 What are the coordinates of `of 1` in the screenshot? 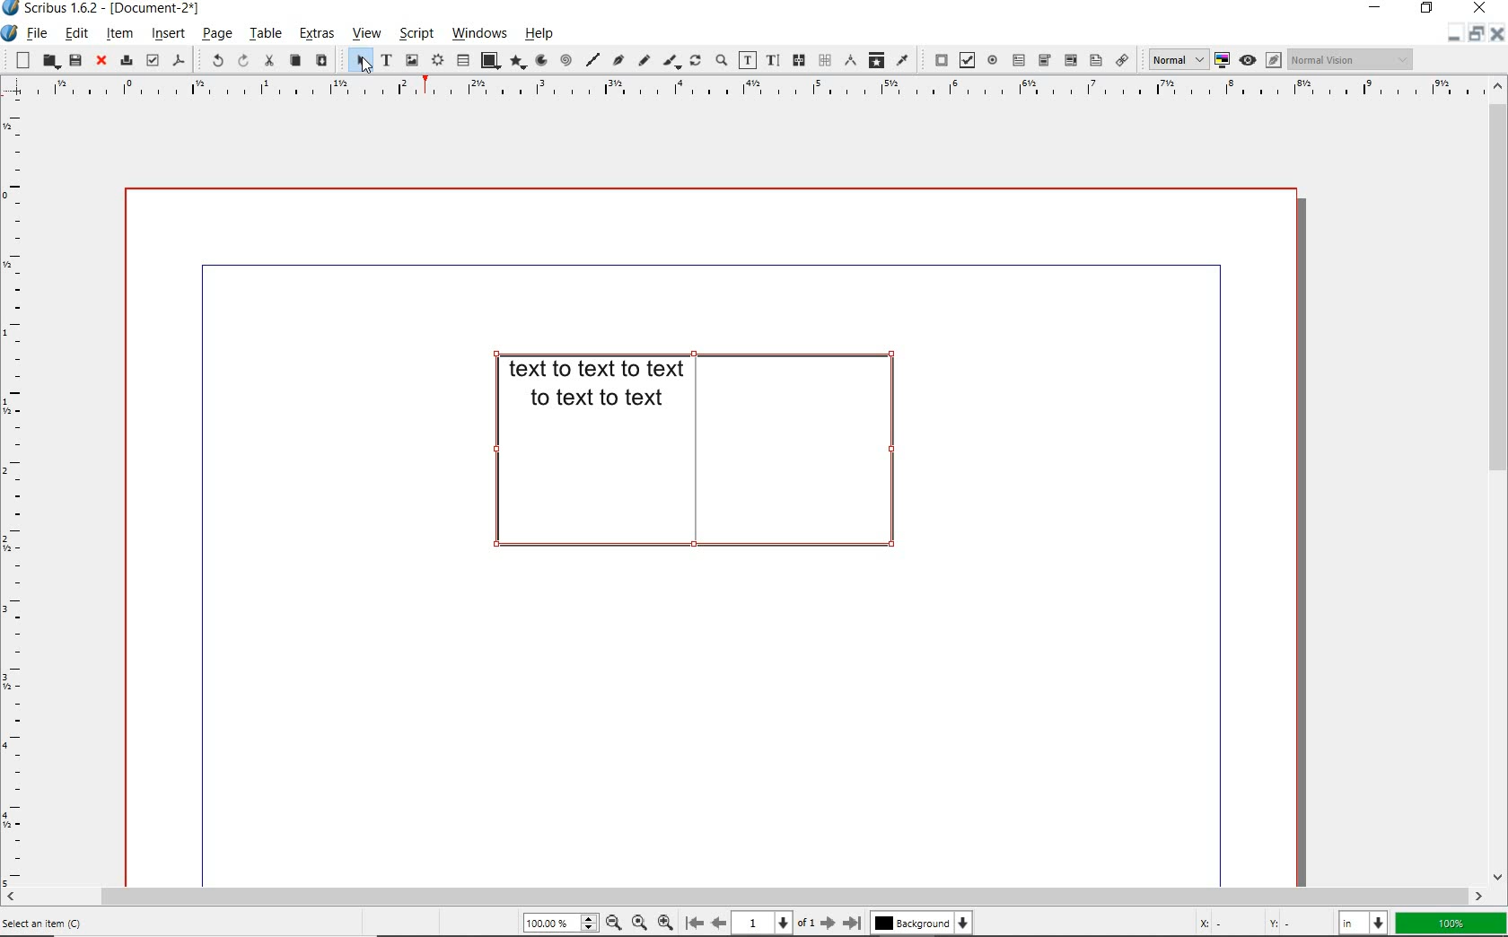 It's located at (807, 921).